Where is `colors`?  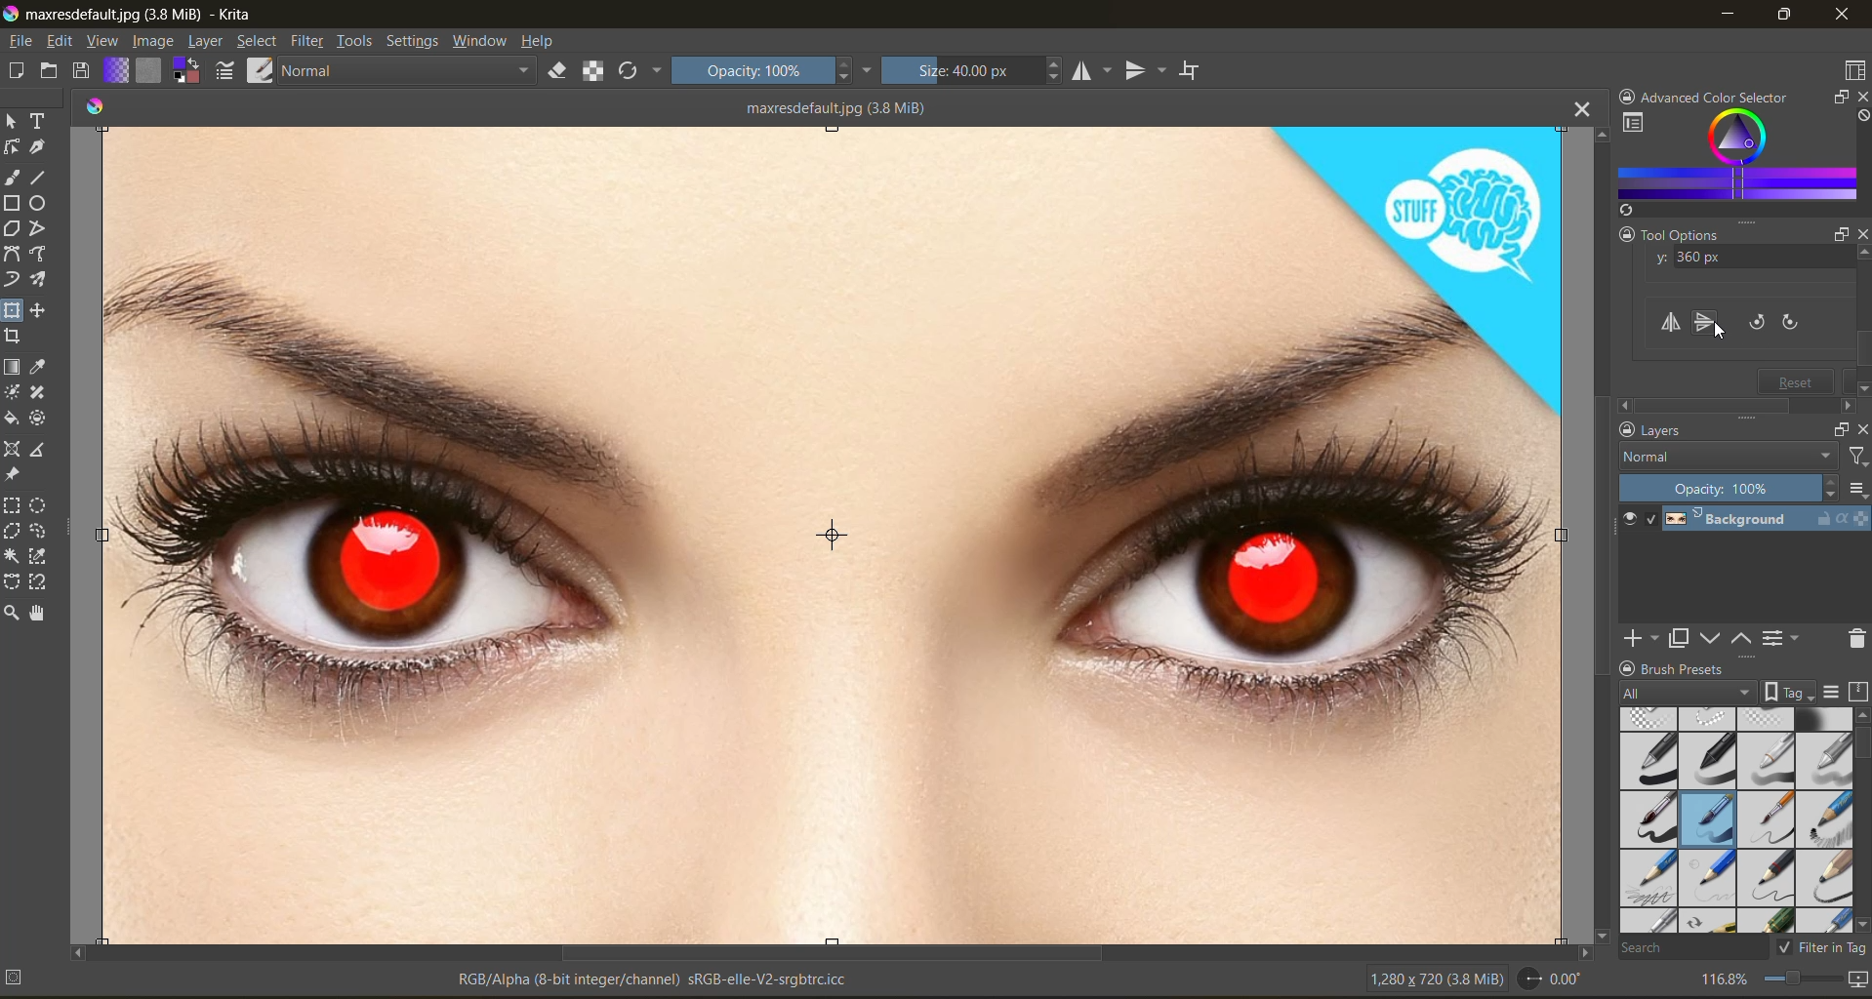 colors is located at coordinates (98, 102).